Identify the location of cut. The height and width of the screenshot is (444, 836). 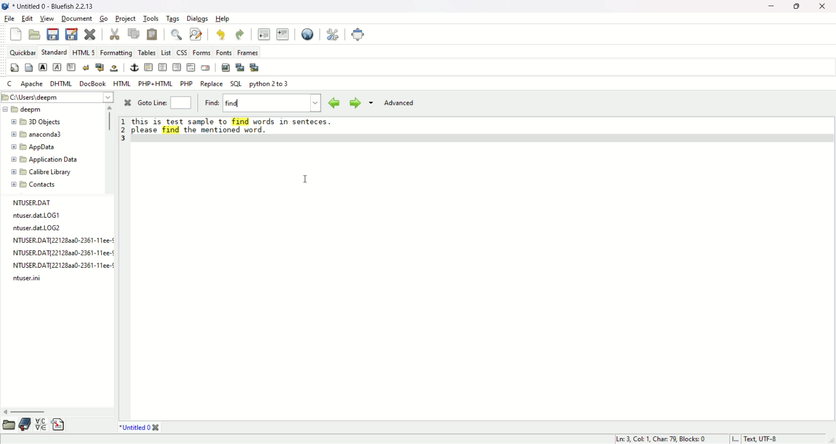
(115, 34).